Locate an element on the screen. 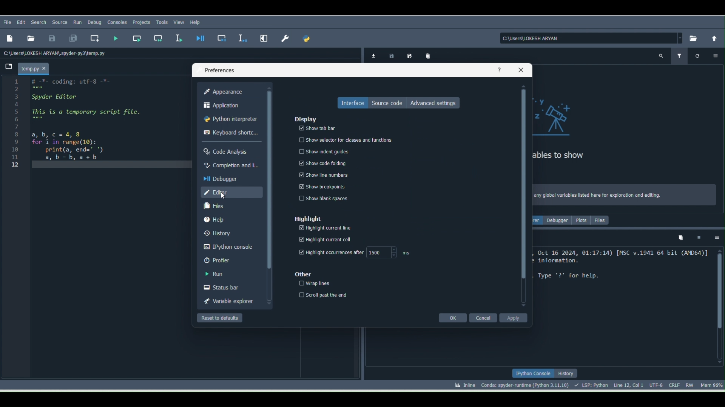 This screenshot has height=407, width=725. Options is located at coordinates (717, 237).